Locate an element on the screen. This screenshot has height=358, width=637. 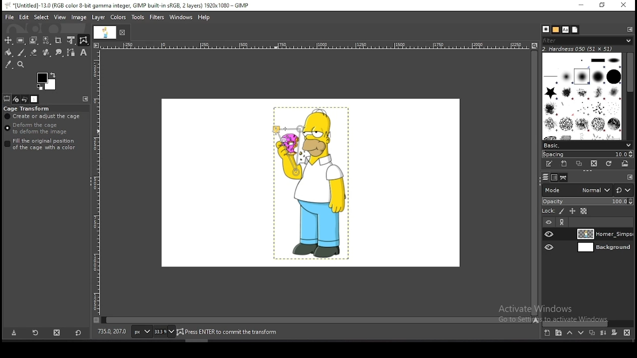
document history is located at coordinates (575, 30).